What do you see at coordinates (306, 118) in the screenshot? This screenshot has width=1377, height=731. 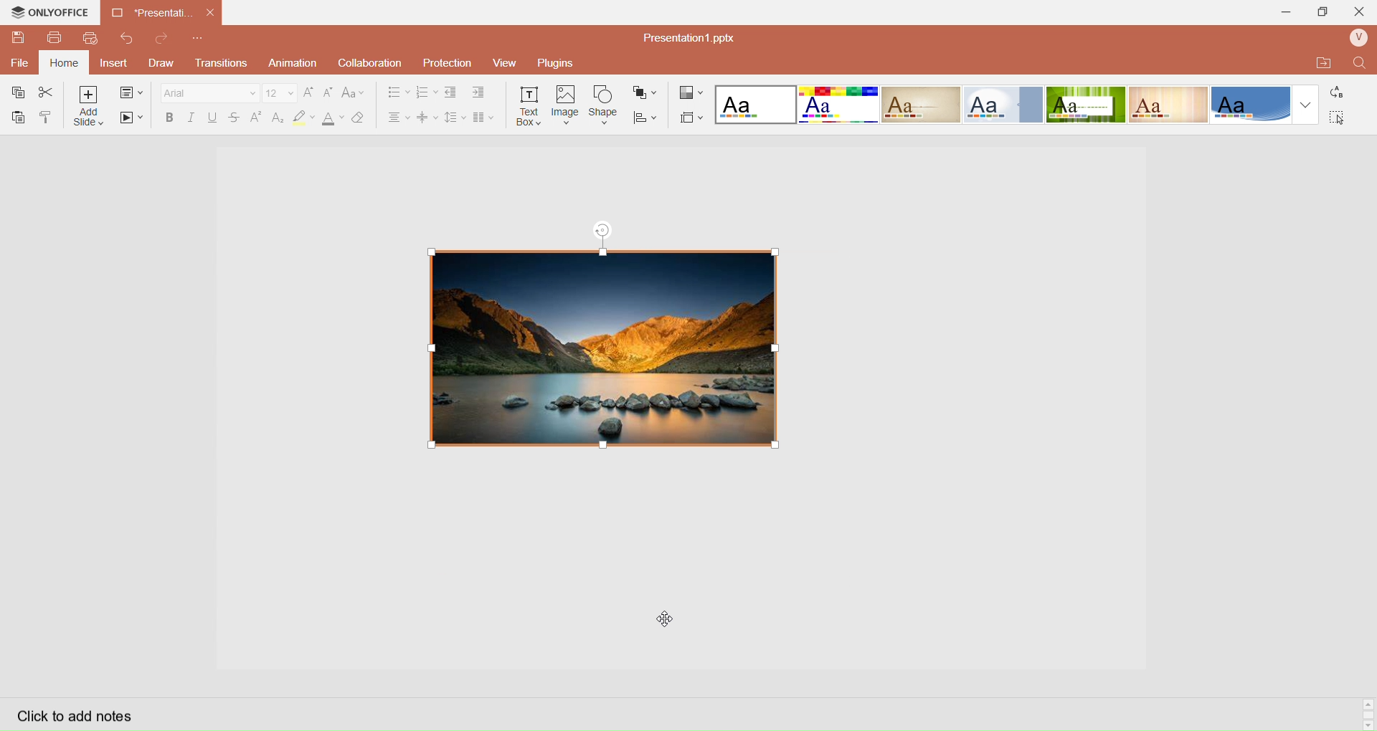 I see `Highlight Color` at bounding box center [306, 118].